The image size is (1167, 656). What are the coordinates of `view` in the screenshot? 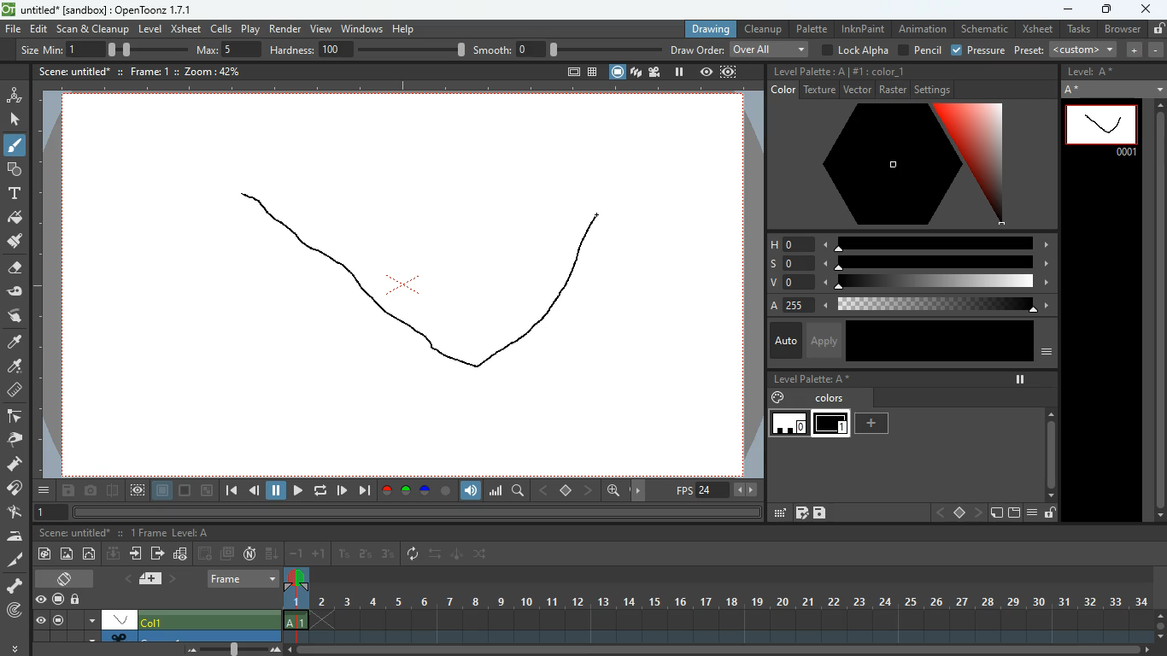 It's located at (40, 620).